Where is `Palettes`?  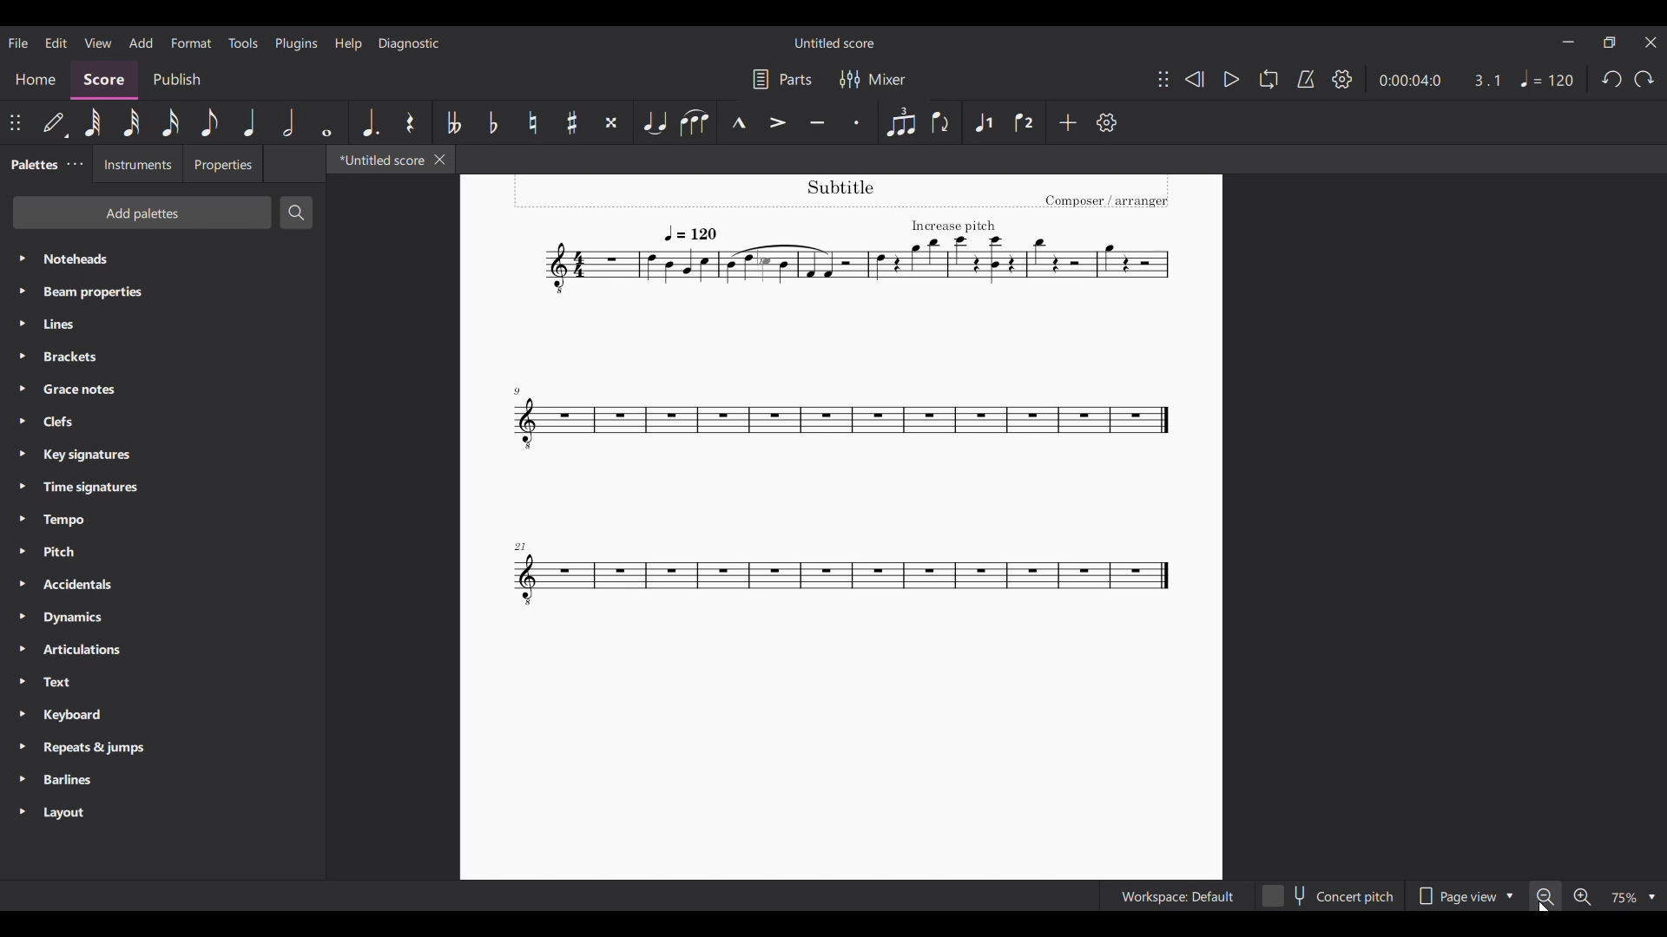 Palettes is located at coordinates (31, 166).